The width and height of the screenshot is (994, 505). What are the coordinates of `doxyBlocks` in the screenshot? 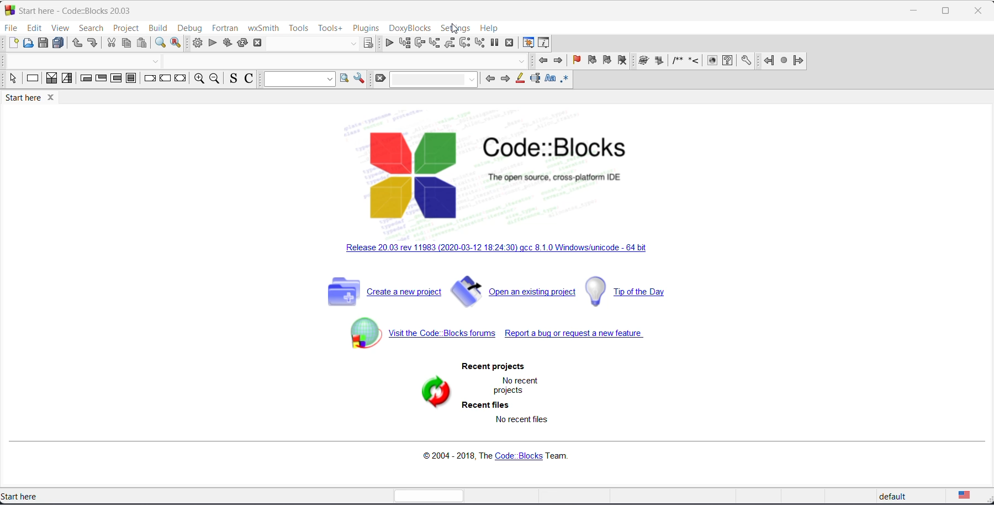 It's located at (410, 29).